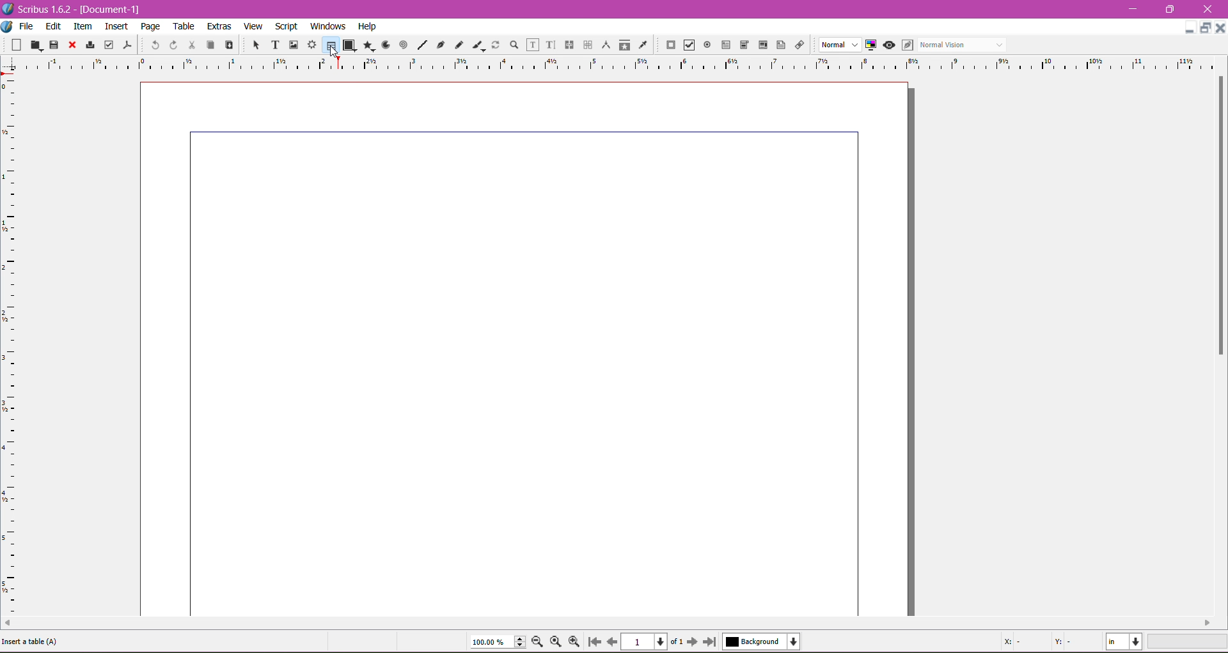  I want to click on Preflight Verifier, so click(109, 42).